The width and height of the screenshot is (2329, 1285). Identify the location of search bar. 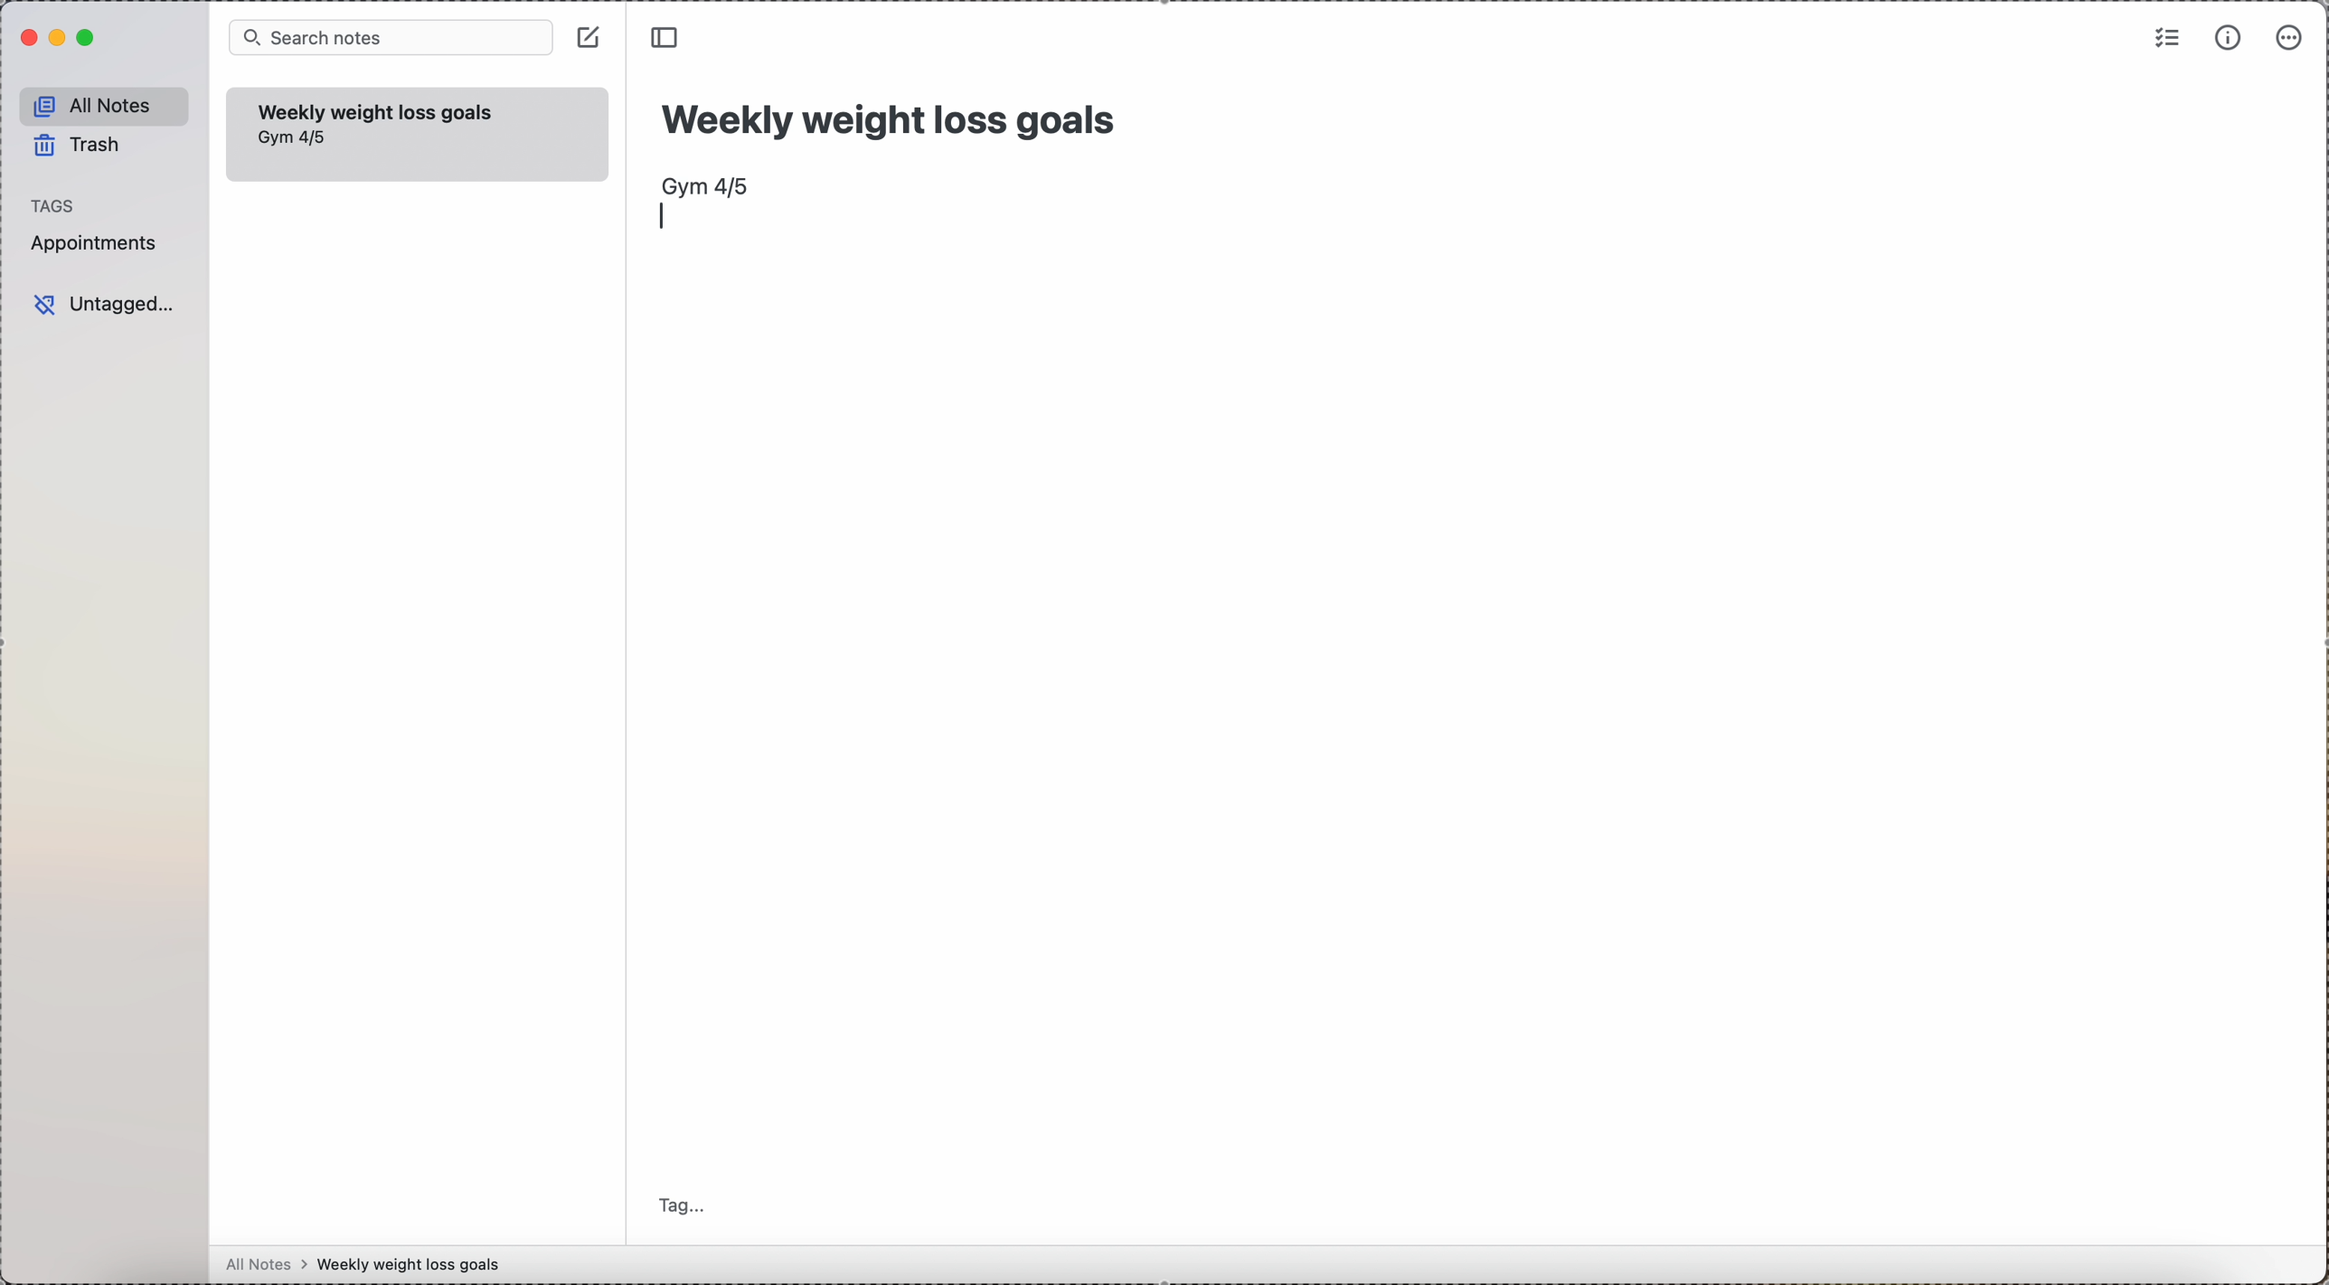
(391, 38).